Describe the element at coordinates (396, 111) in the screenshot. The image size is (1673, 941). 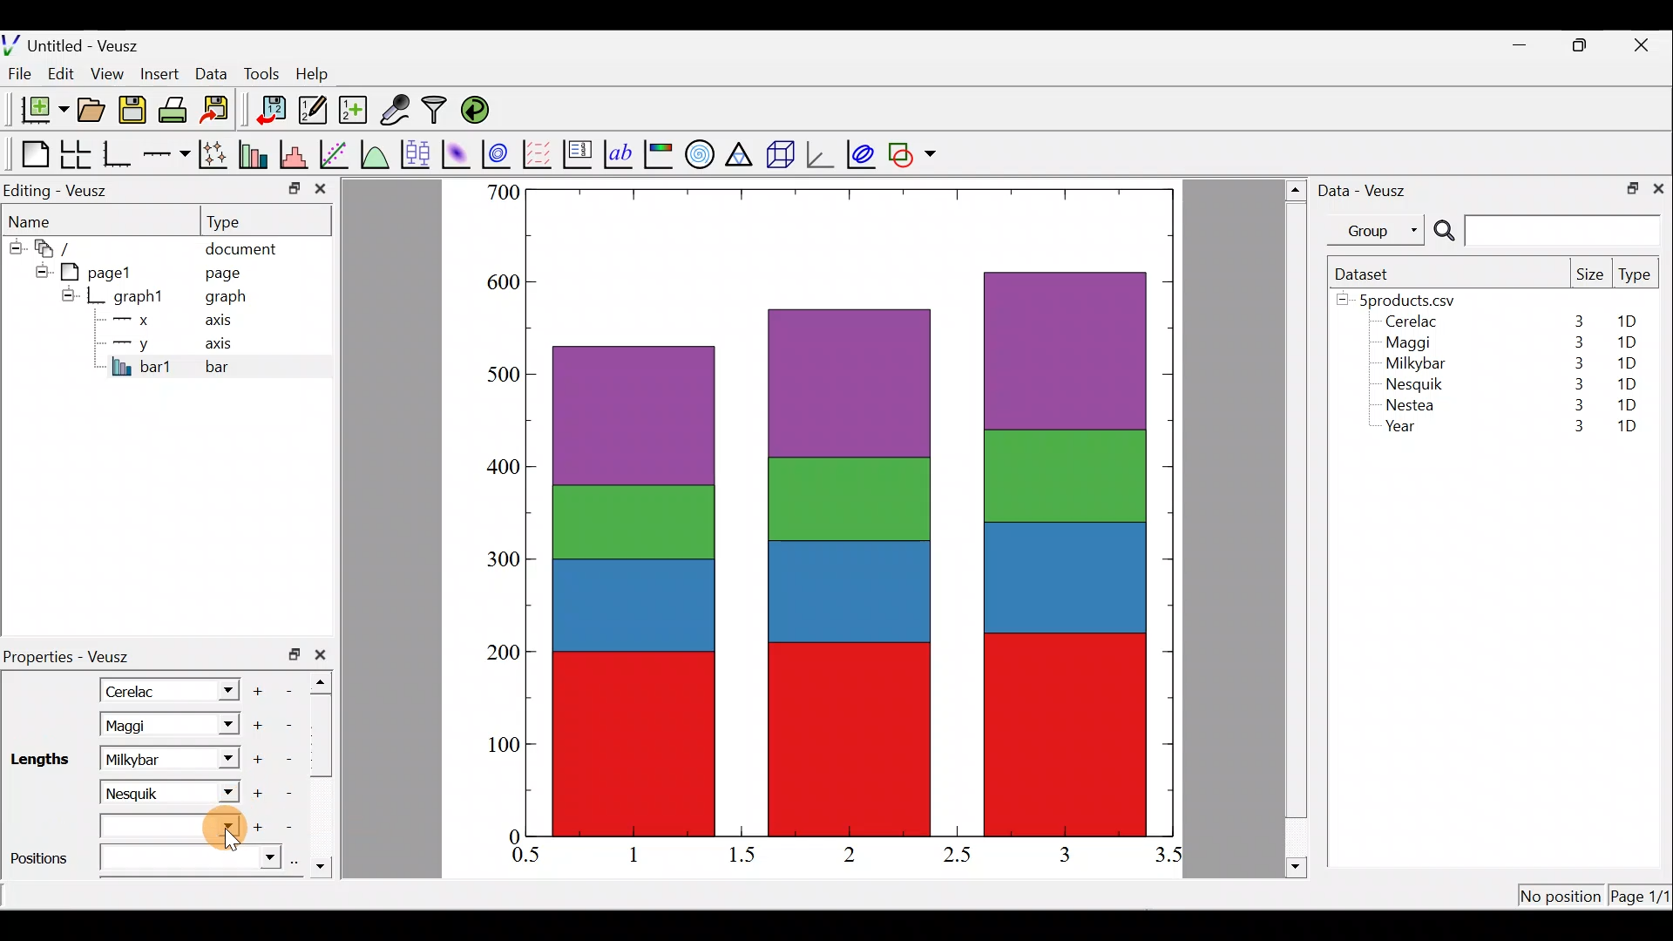
I see `Capture remote data` at that location.